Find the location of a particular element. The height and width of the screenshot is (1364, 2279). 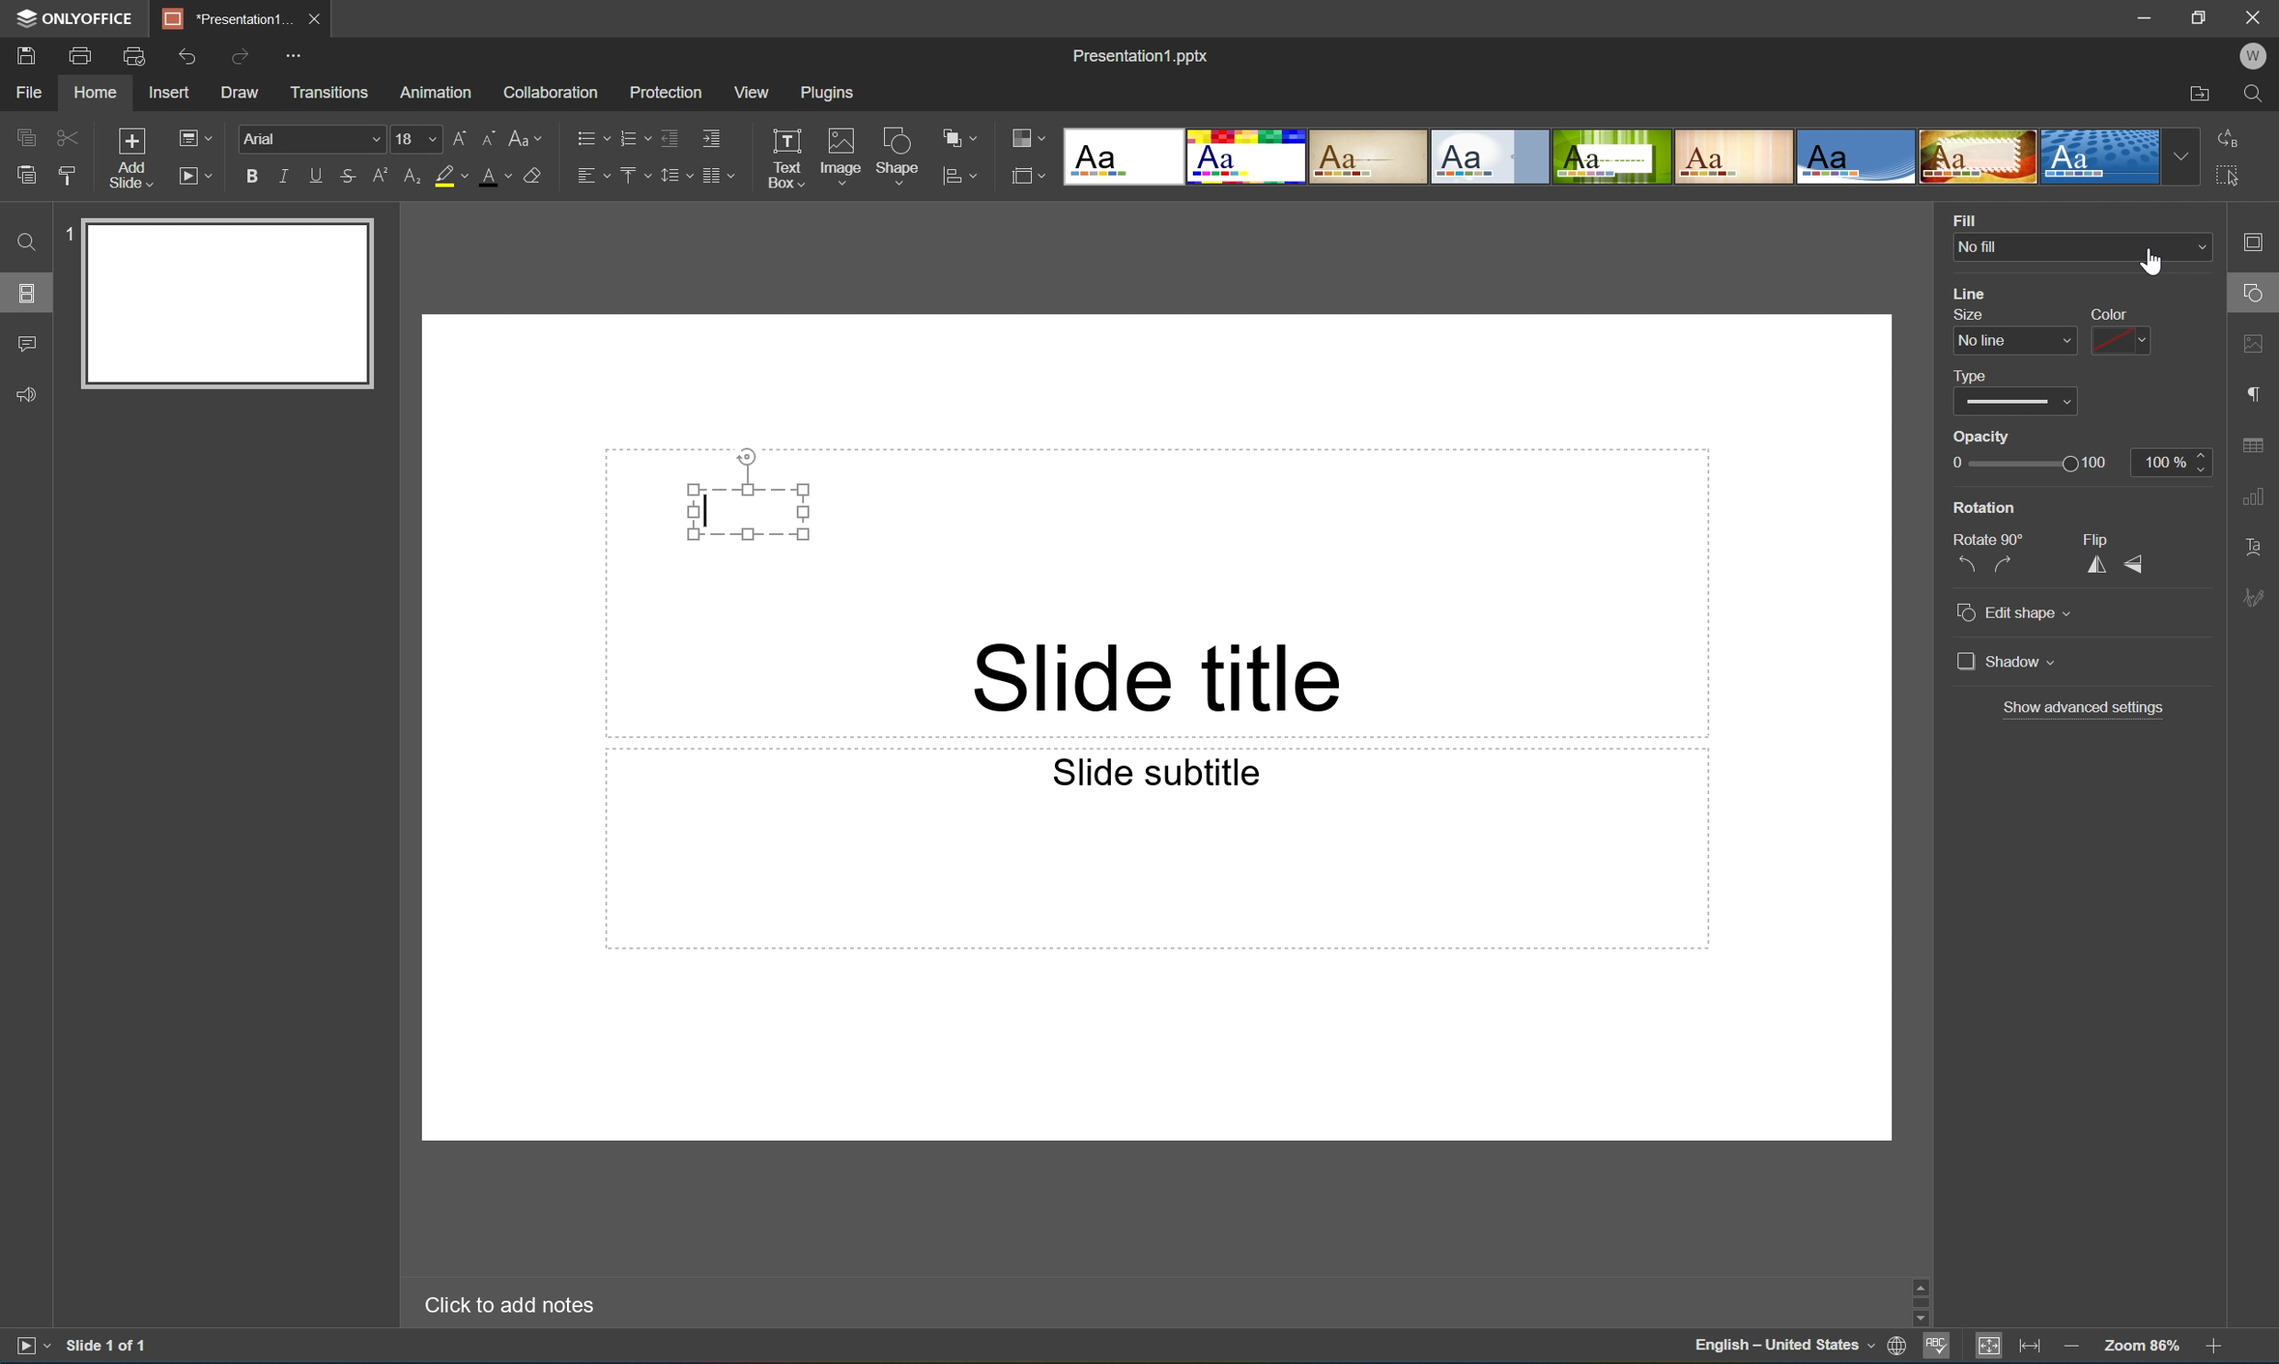

Strikethrough is located at coordinates (347, 177).